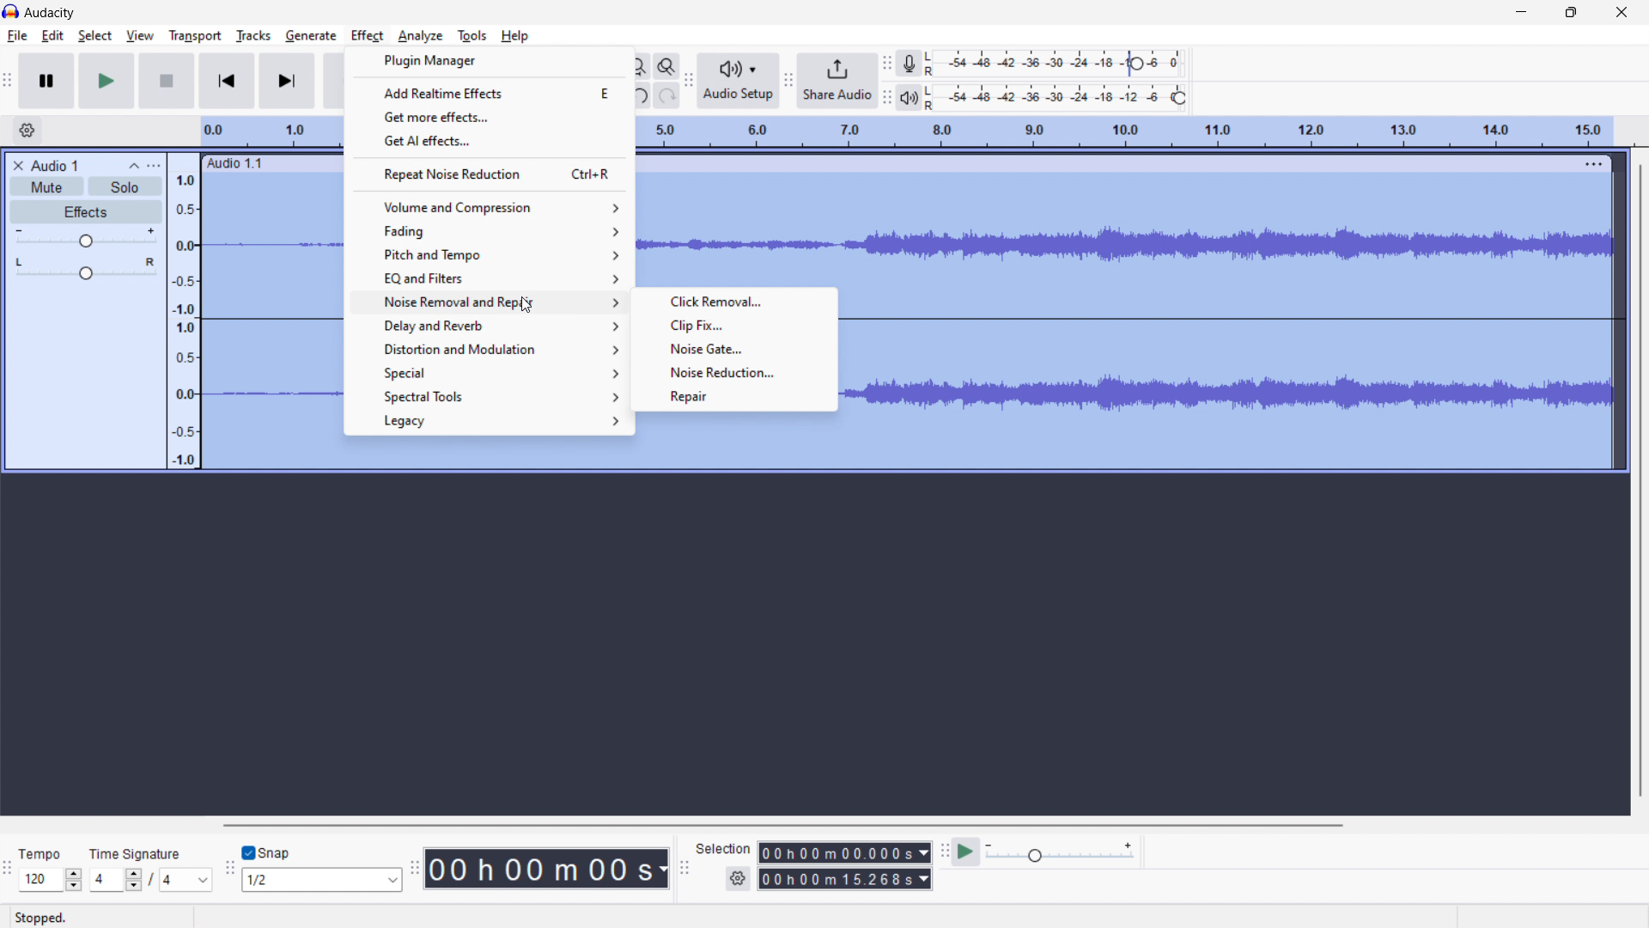  I want to click on Stopped , so click(44, 918).